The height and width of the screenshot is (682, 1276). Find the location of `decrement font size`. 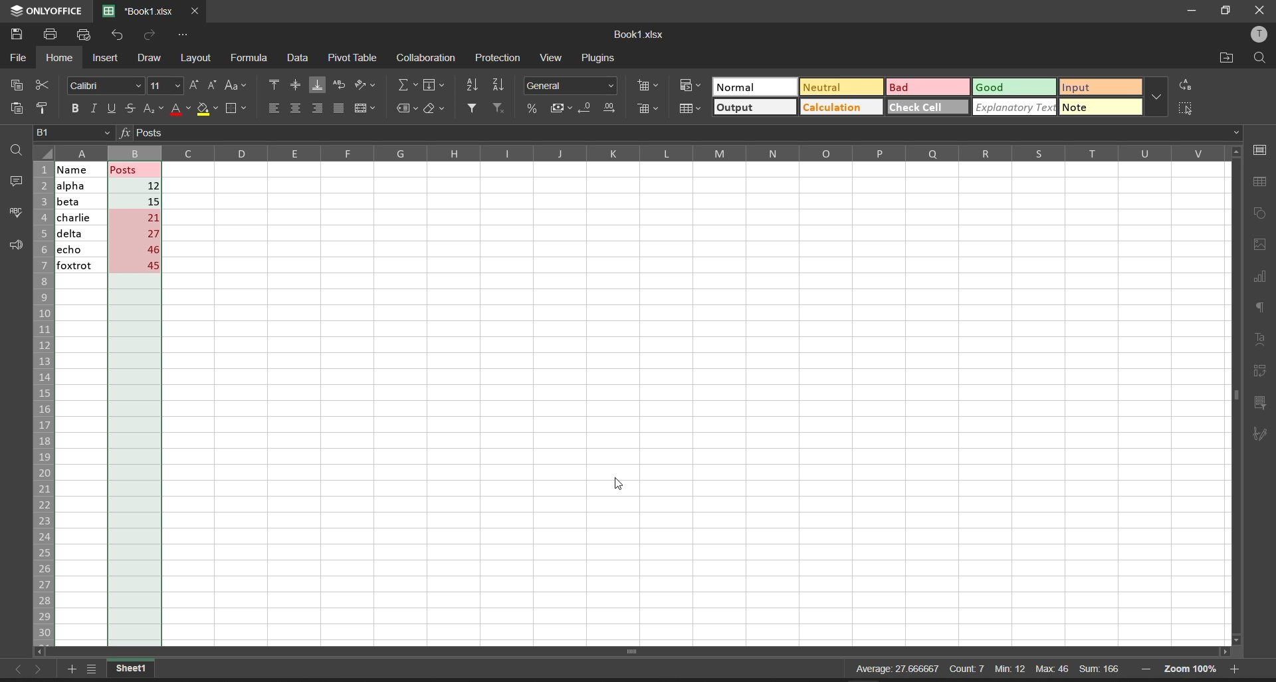

decrement font size is located at coordinates (213, 83).